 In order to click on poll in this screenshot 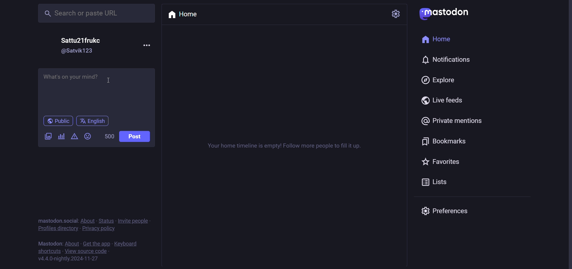, I will do `click(60, 136)`.